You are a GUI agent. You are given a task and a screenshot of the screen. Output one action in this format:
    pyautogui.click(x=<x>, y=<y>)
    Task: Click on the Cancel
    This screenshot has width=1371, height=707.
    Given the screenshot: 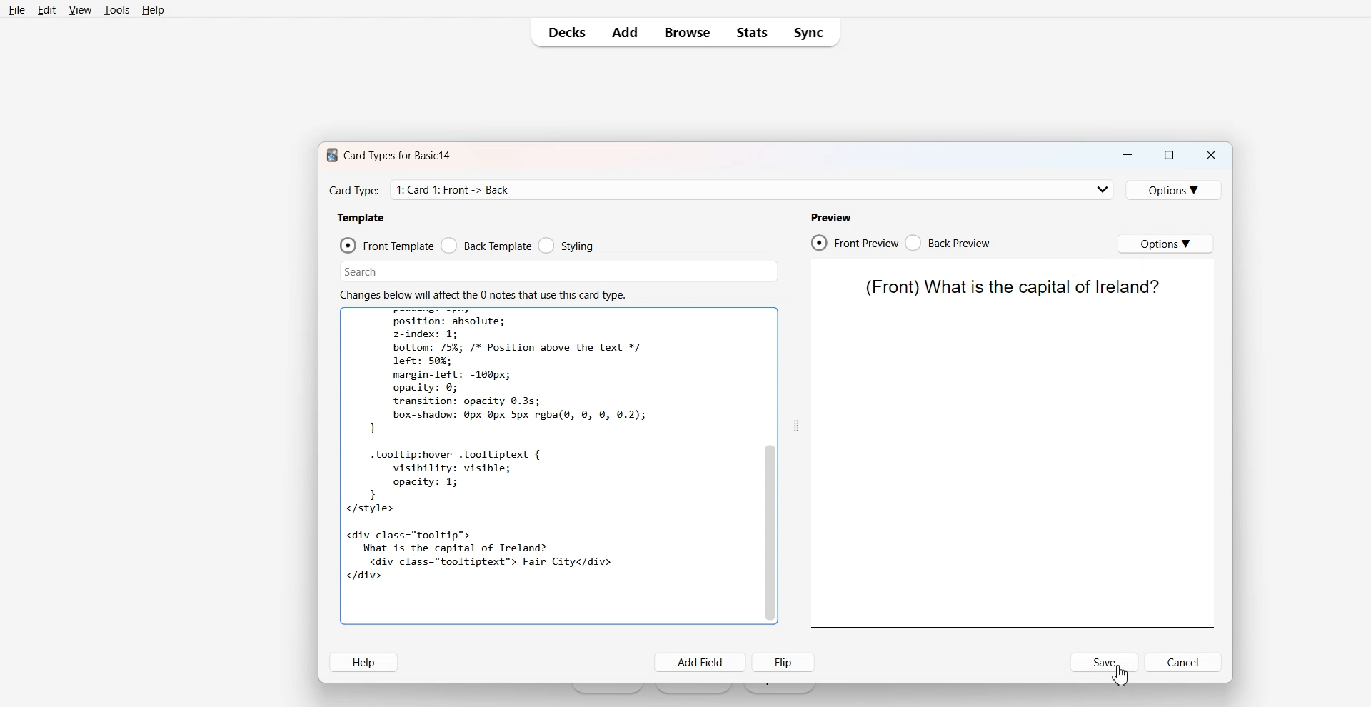 What is the action you would take?
    pyautogui.click(x=1183, y=662)
    